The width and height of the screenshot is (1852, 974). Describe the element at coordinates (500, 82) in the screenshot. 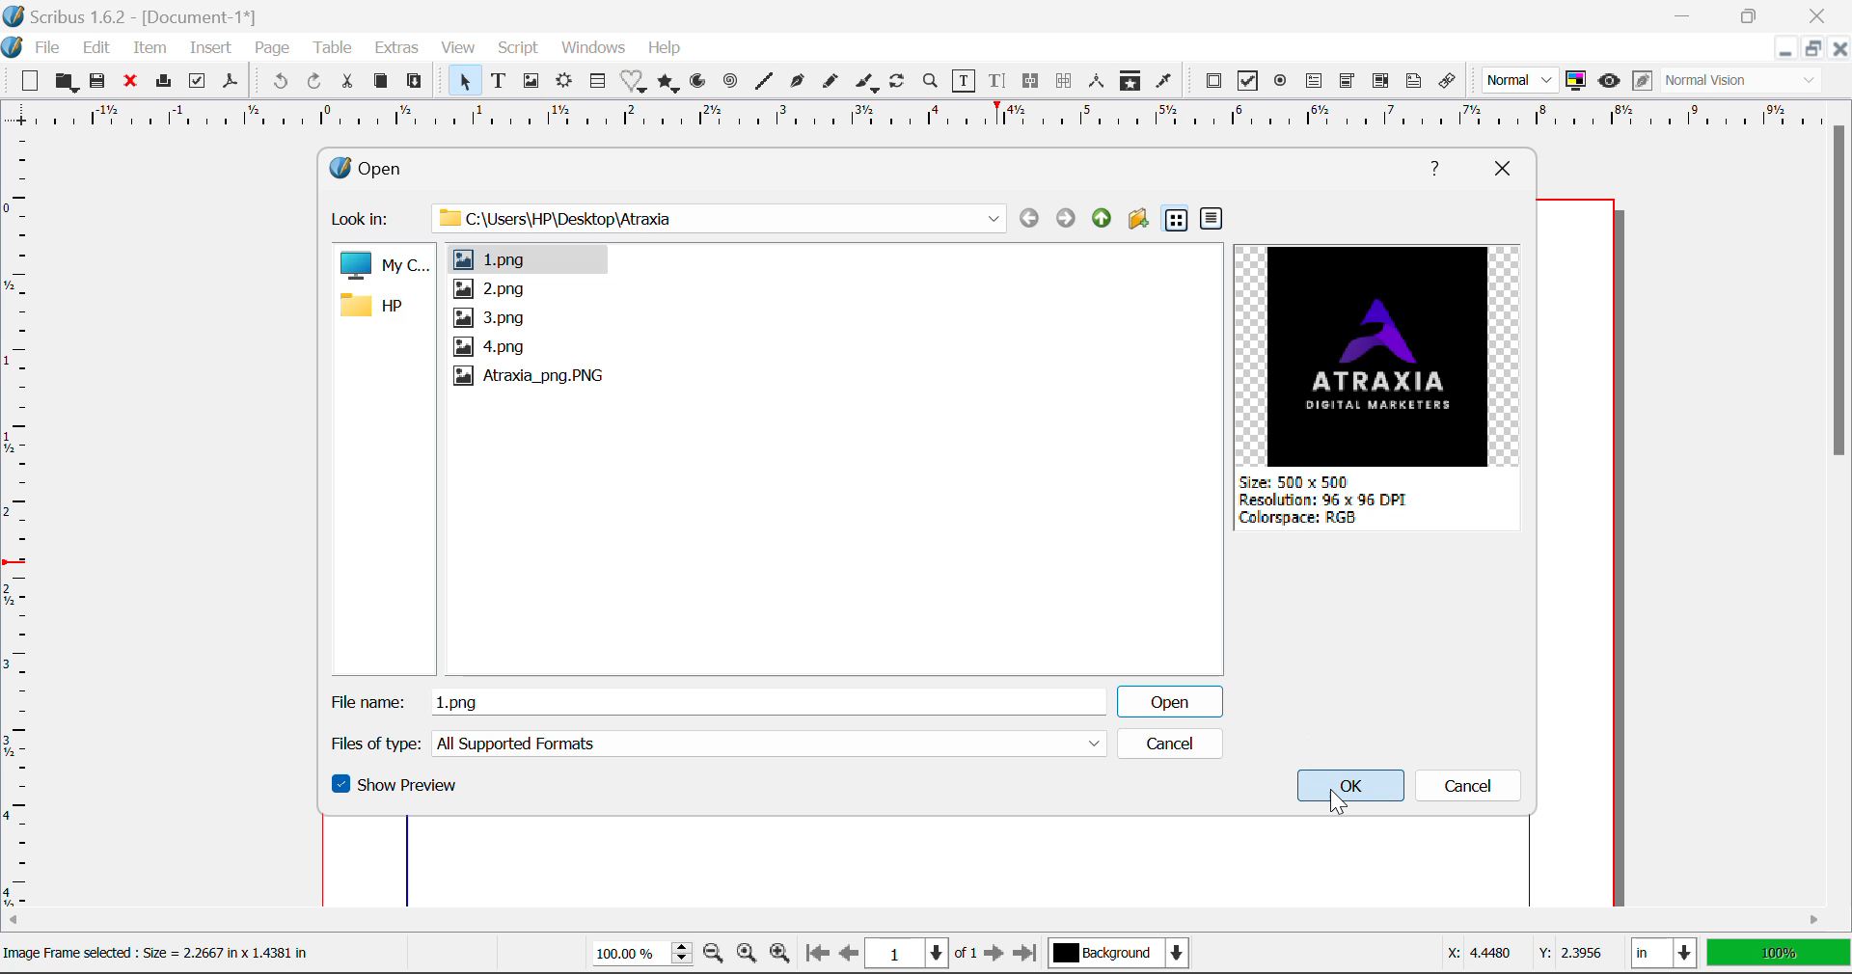

I see `Text Frames` at that location.